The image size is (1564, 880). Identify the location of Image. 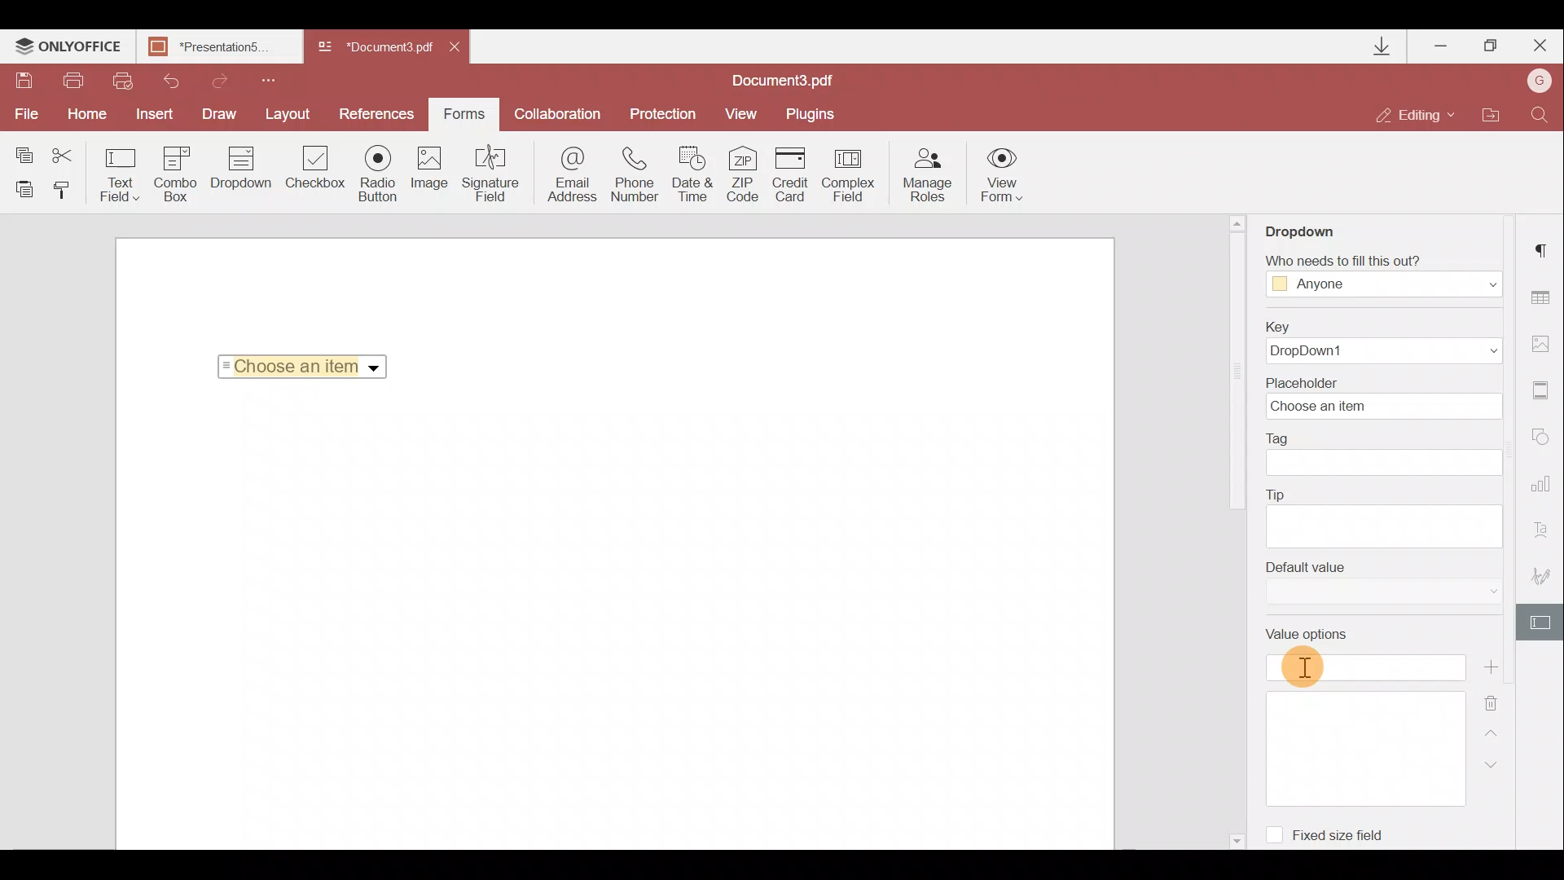
(431, 175).